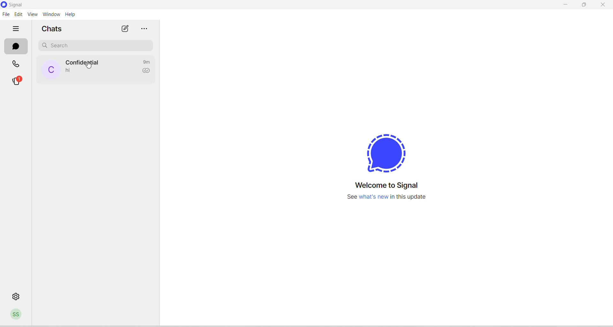 The image size is (613, 327). I want to click on maximize, so click(586, 6).